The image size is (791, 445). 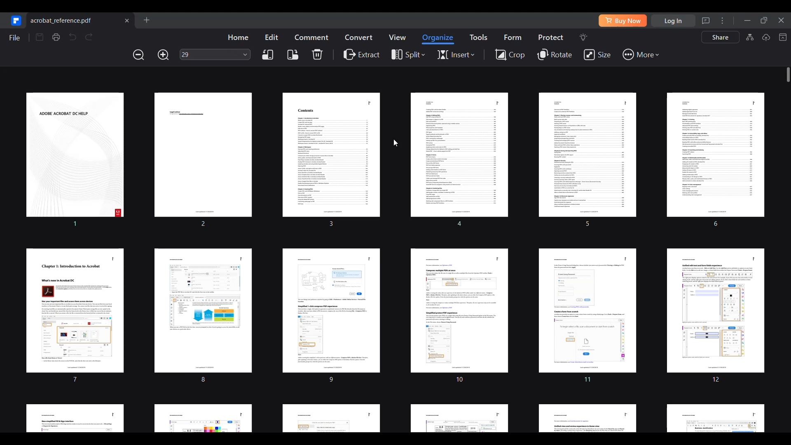 I want to click on Protect, so click(x=550, y=37).